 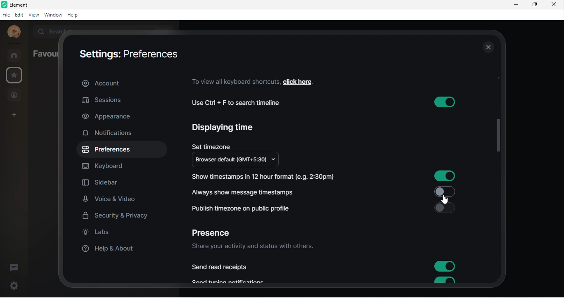 I want to click on view, so click(x=33, y=16).